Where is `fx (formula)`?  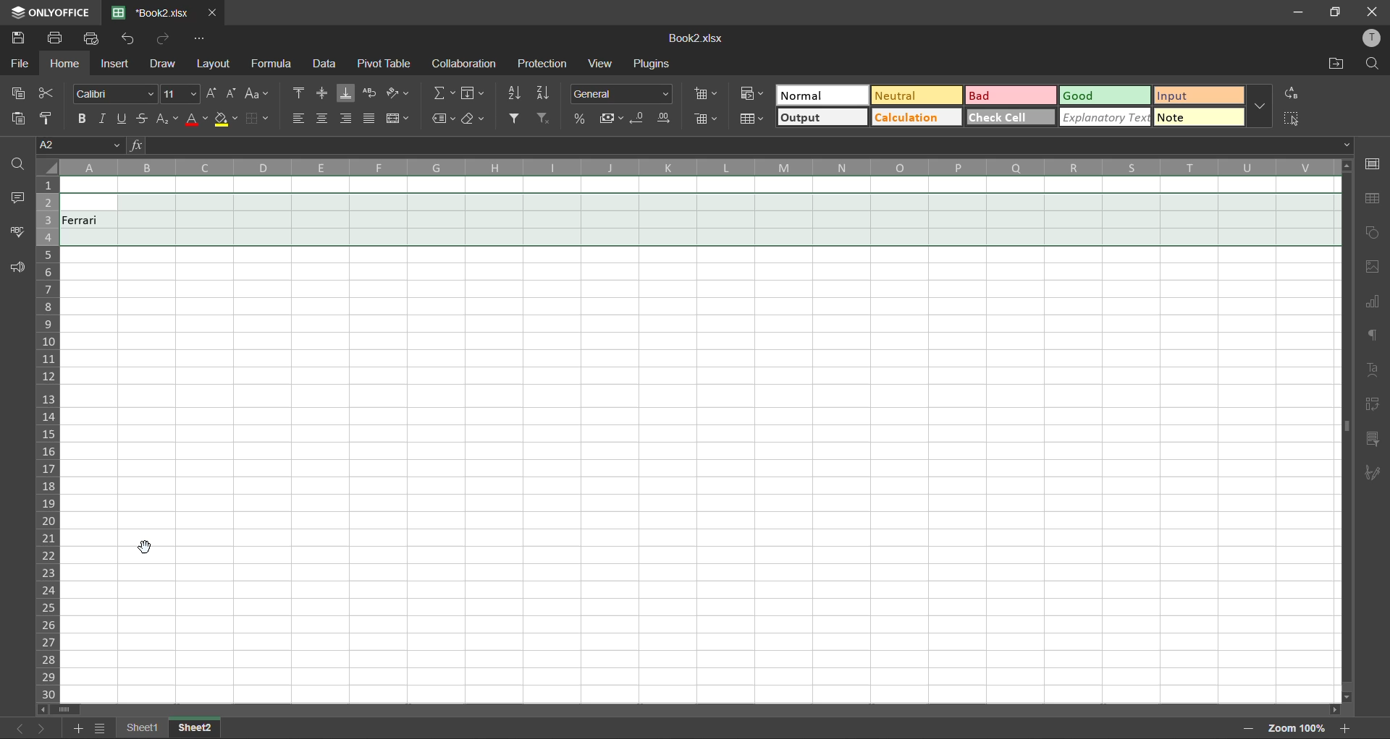
fx (formula) is located at coordinates (136, 145).